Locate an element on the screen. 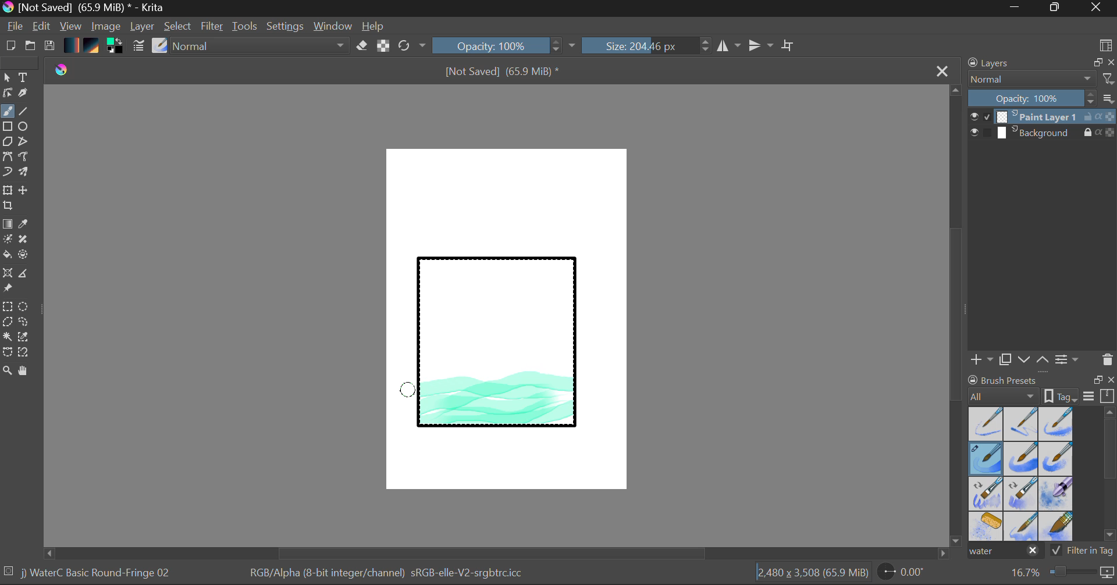 The image size is (1117, 585). Freehand Path Tool is located at coordinates (23, 158).